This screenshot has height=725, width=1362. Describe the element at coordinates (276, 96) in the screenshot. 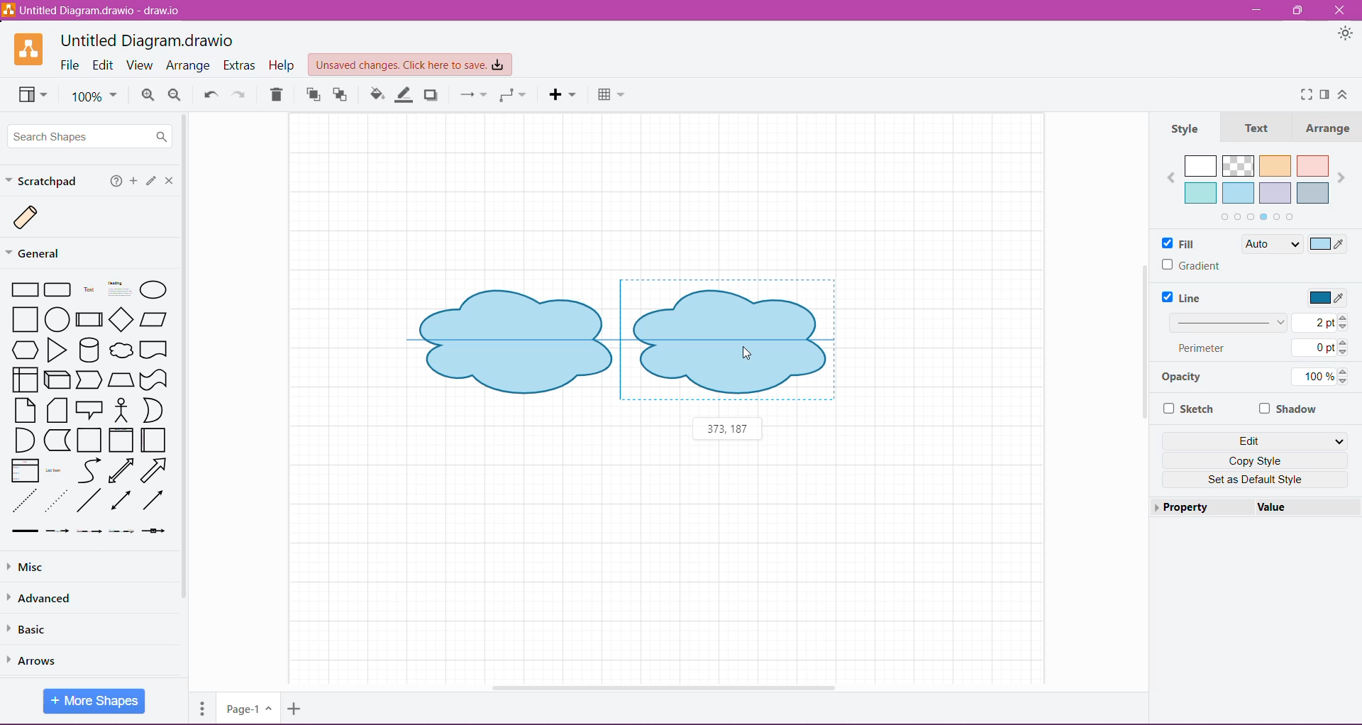

I see `Trash` at that location.